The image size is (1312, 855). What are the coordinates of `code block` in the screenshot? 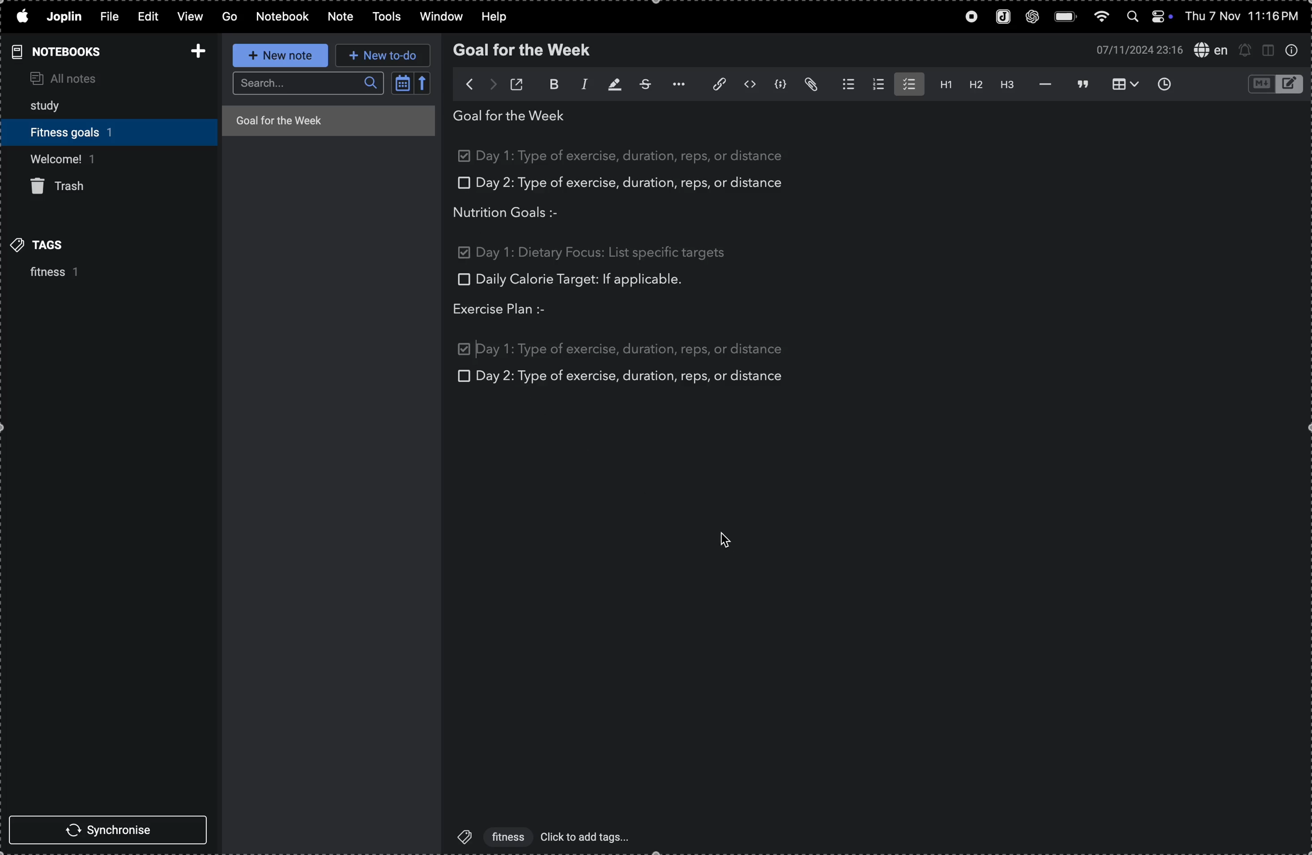 It's located at (780, 84).